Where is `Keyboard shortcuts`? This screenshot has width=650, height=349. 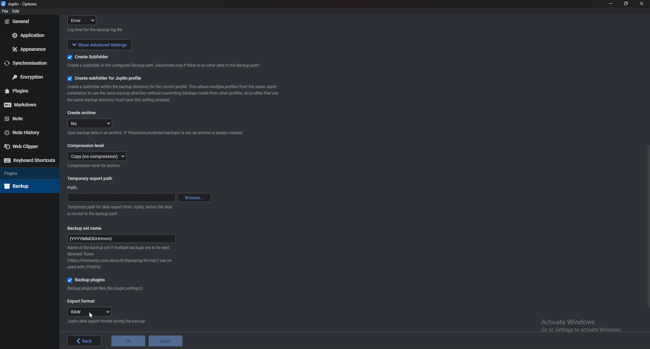
Keyboard shortcuts is located at coordinates (29, 160).